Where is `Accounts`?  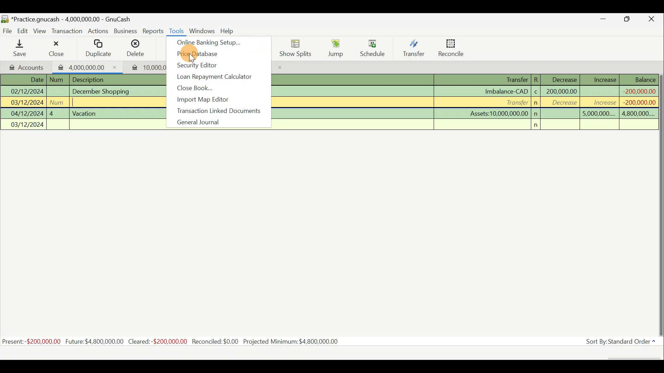
Accounts is located at coordinates (24, 66).